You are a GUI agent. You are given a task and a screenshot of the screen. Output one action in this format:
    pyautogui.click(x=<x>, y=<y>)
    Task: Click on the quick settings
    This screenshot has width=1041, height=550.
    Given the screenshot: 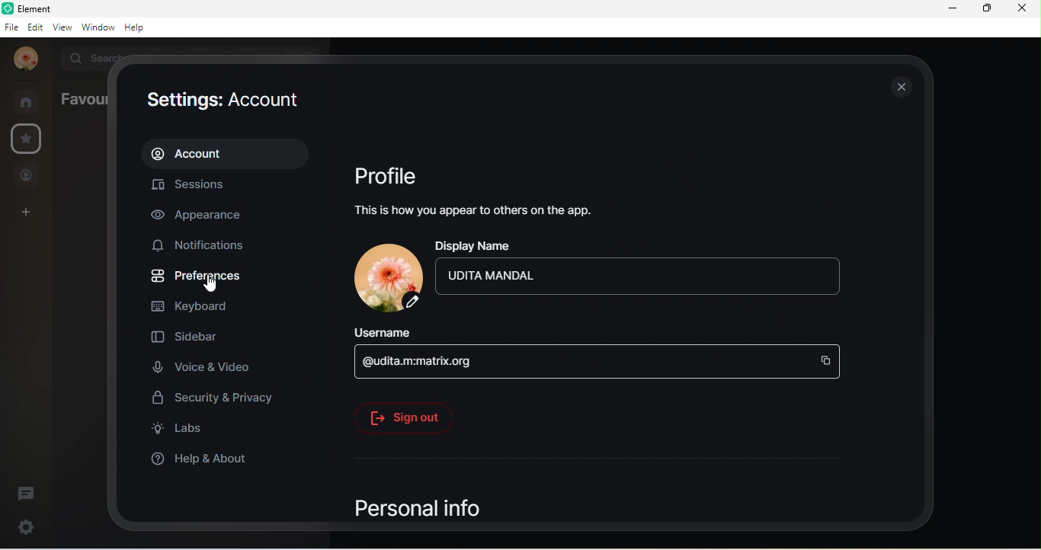 What is the action you would take?
    pyautogui.click(x=21, y=527)
    